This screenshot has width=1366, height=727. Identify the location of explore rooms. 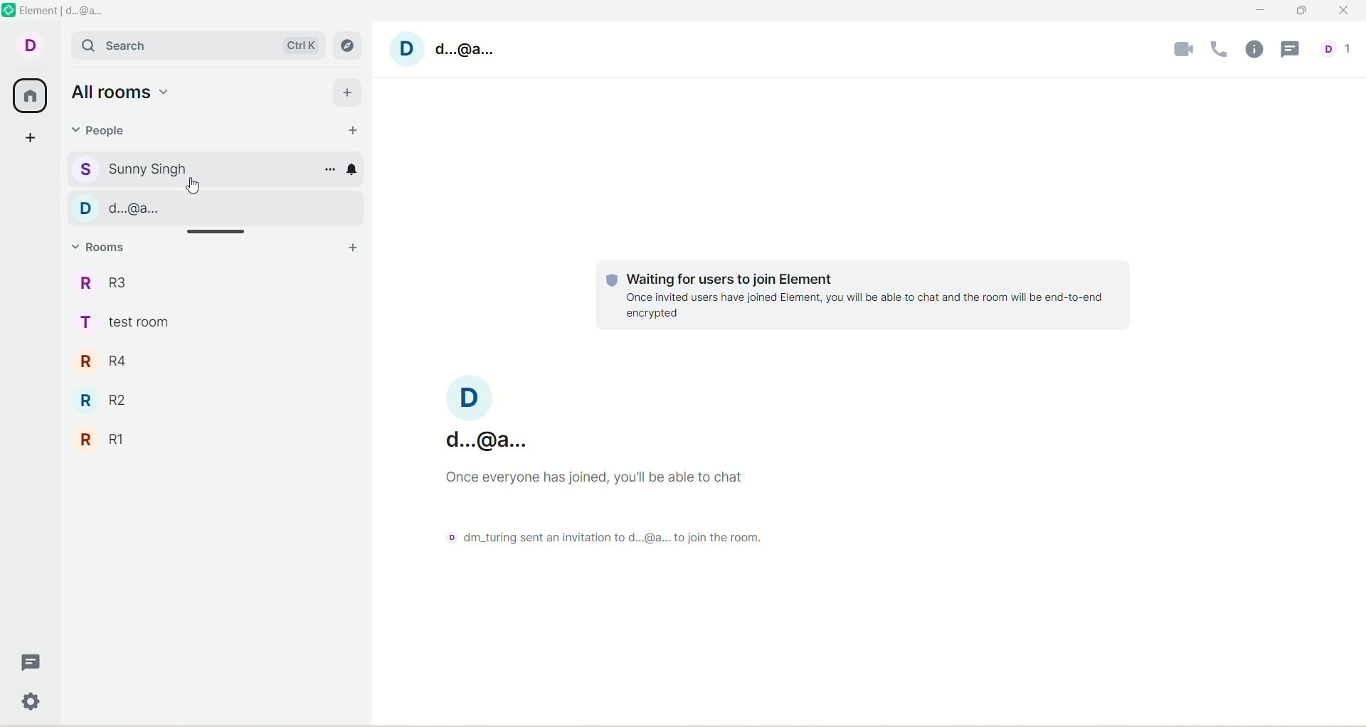
(347, 46).